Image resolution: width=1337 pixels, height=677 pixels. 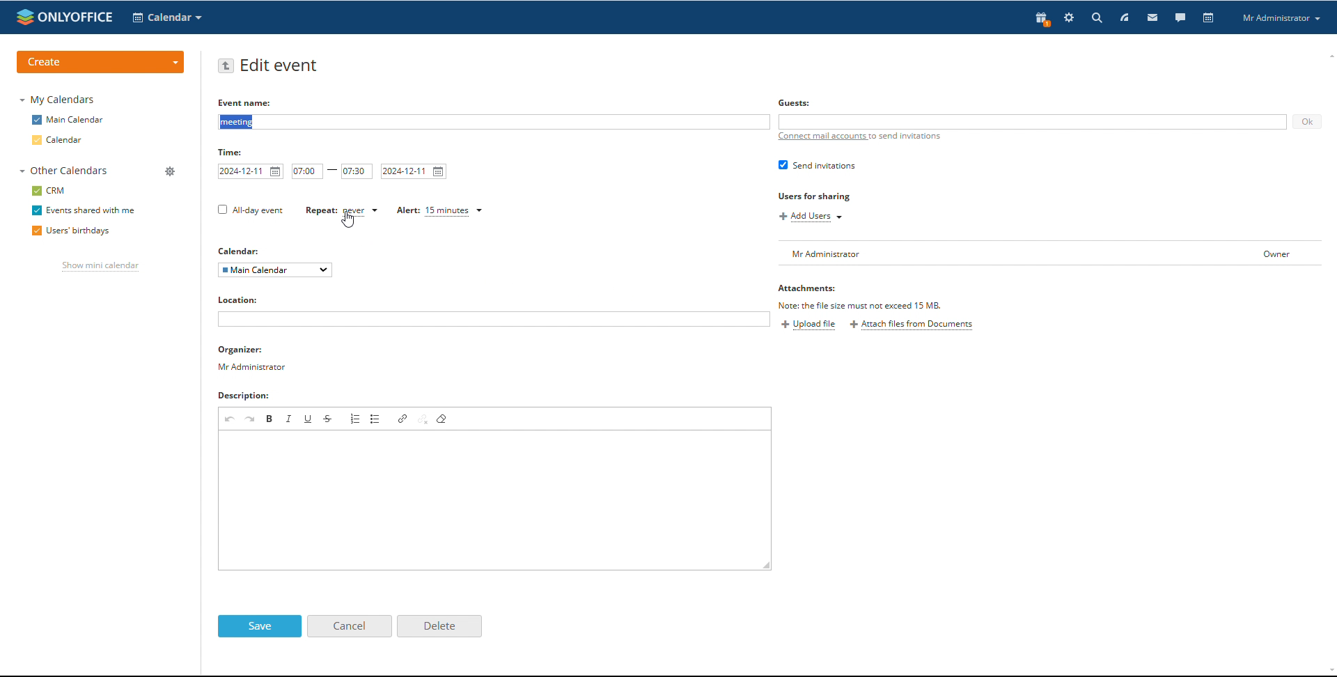 I want to click on end time, so click(x=357, y=171).